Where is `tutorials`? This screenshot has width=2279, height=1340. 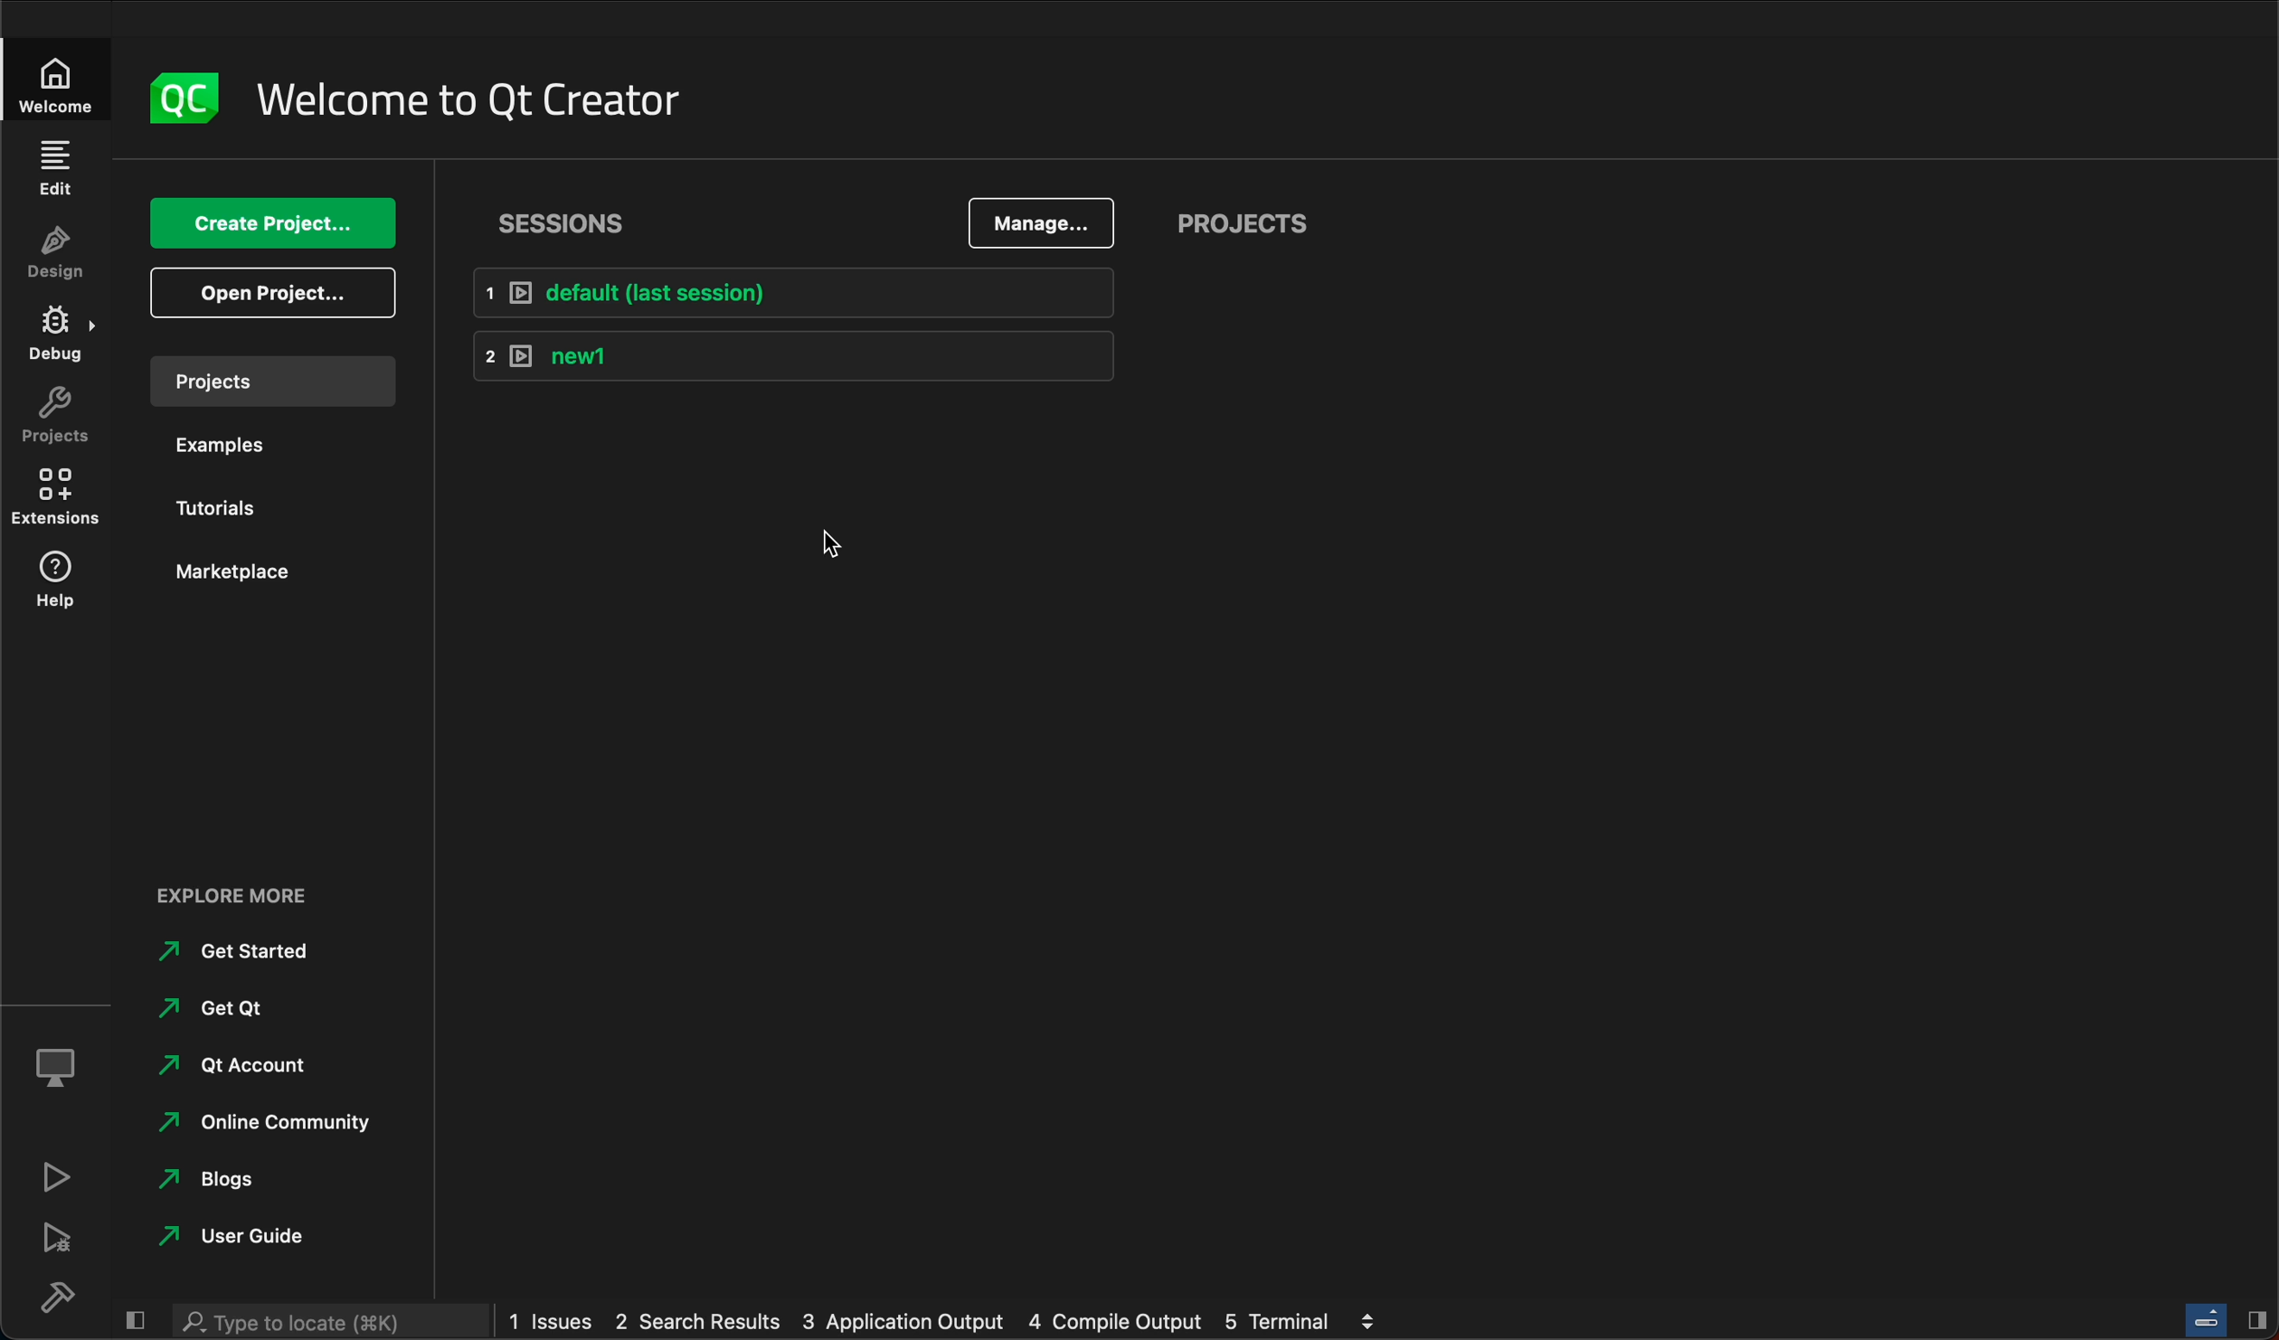 tutorials is located at coordinates (241, 505).